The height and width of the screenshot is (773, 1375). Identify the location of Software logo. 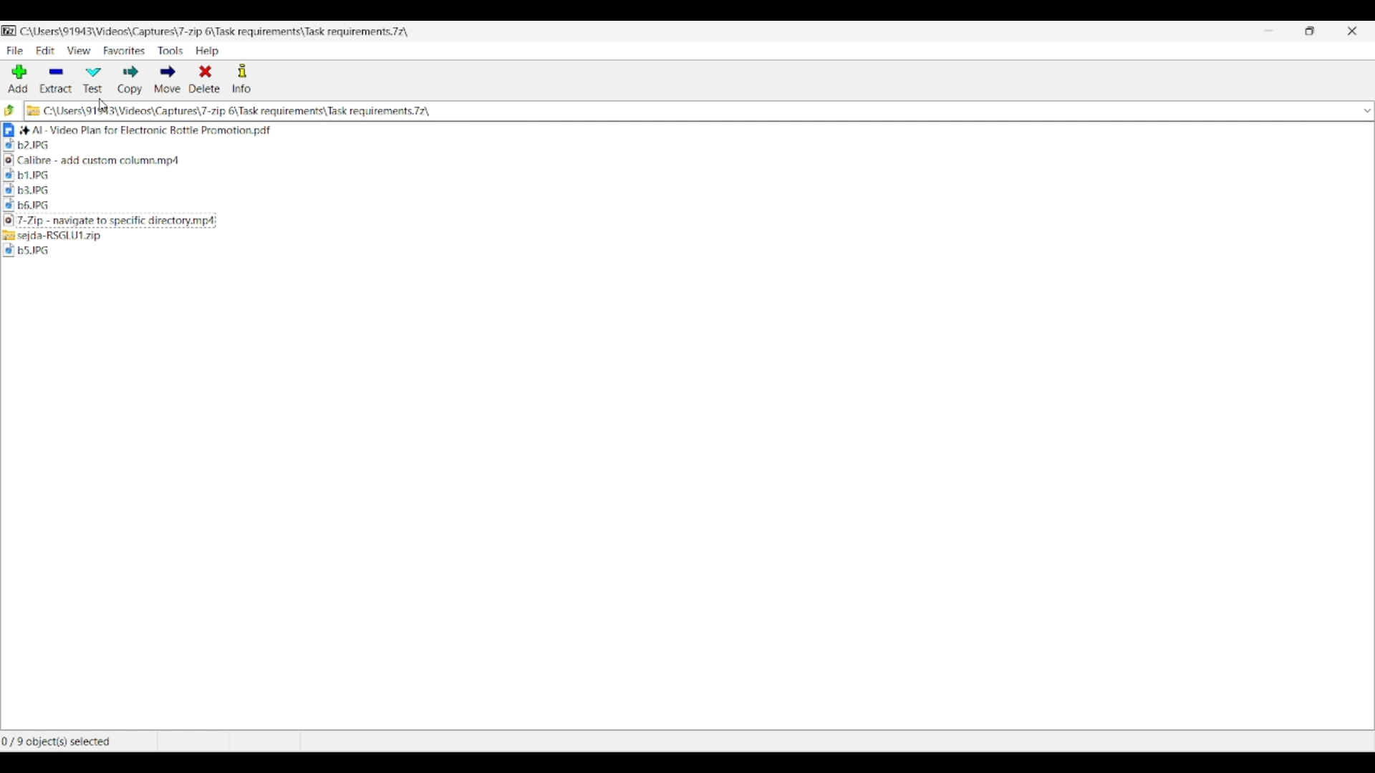
(10, 31).